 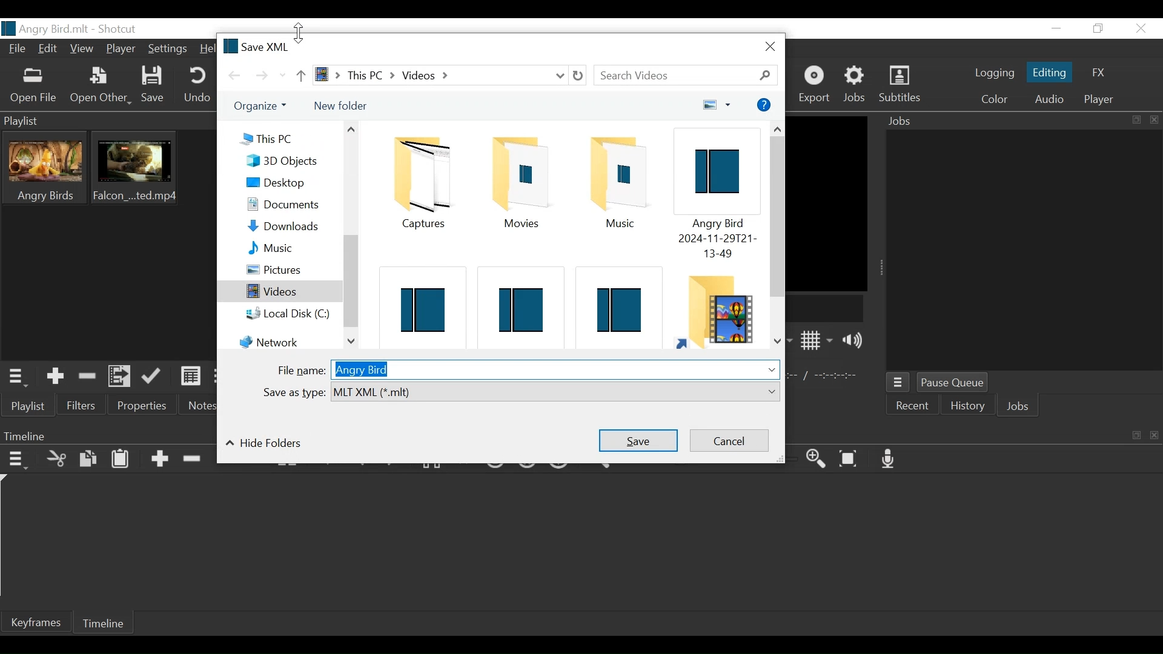 What do you see at coordinates (30, 408) in the screenshot?
I see `Playlist` at bounding box center [30, 408].